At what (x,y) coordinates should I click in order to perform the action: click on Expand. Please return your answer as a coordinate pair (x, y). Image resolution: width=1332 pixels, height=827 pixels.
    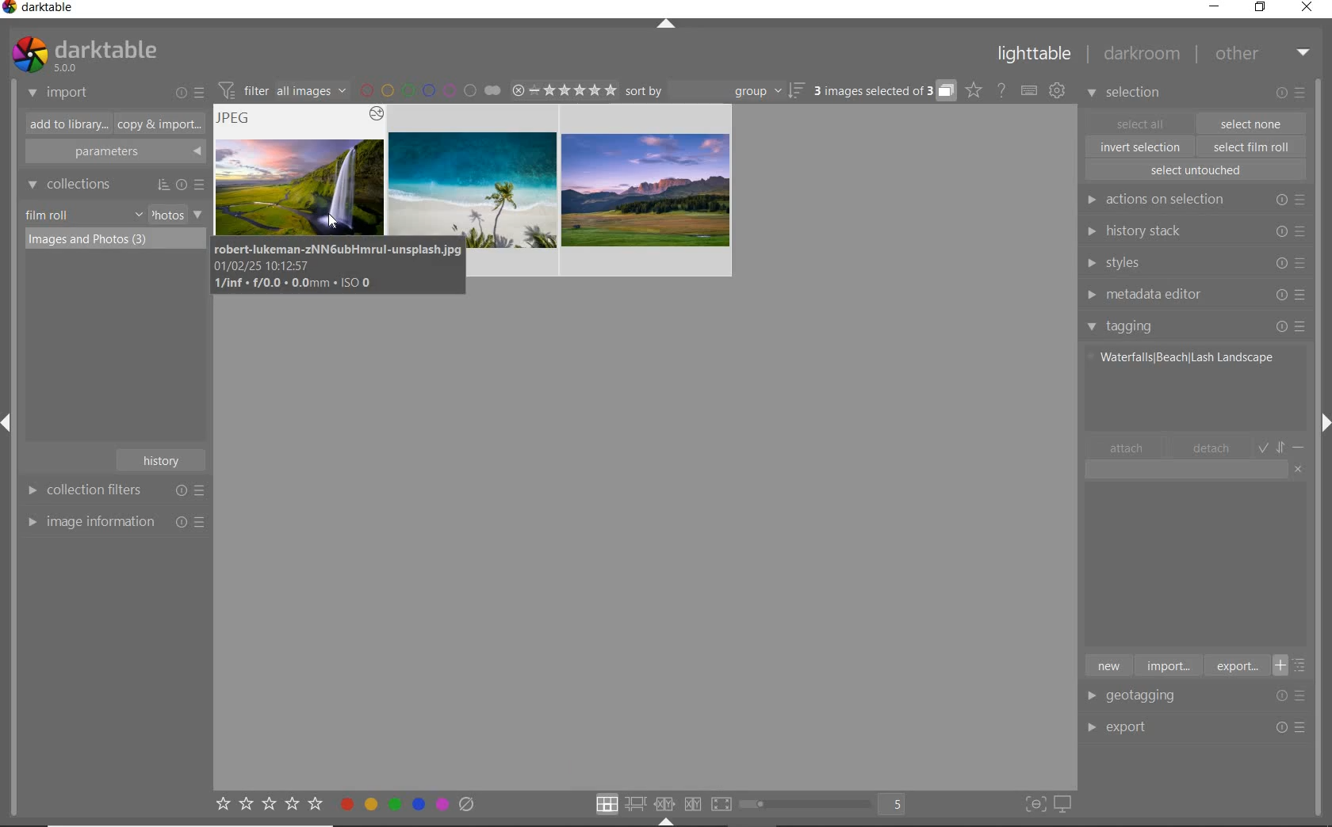
    Looking at the image, I should click on (13, 426).